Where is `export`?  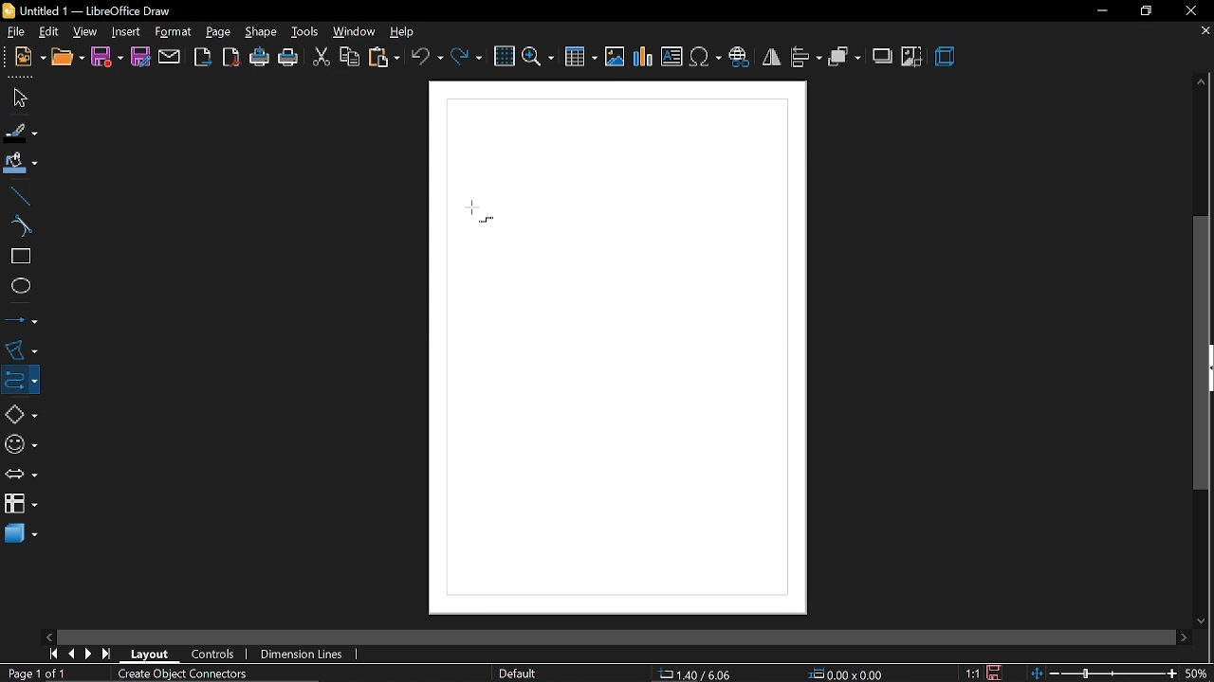
export is located at coordinates (203, 58).